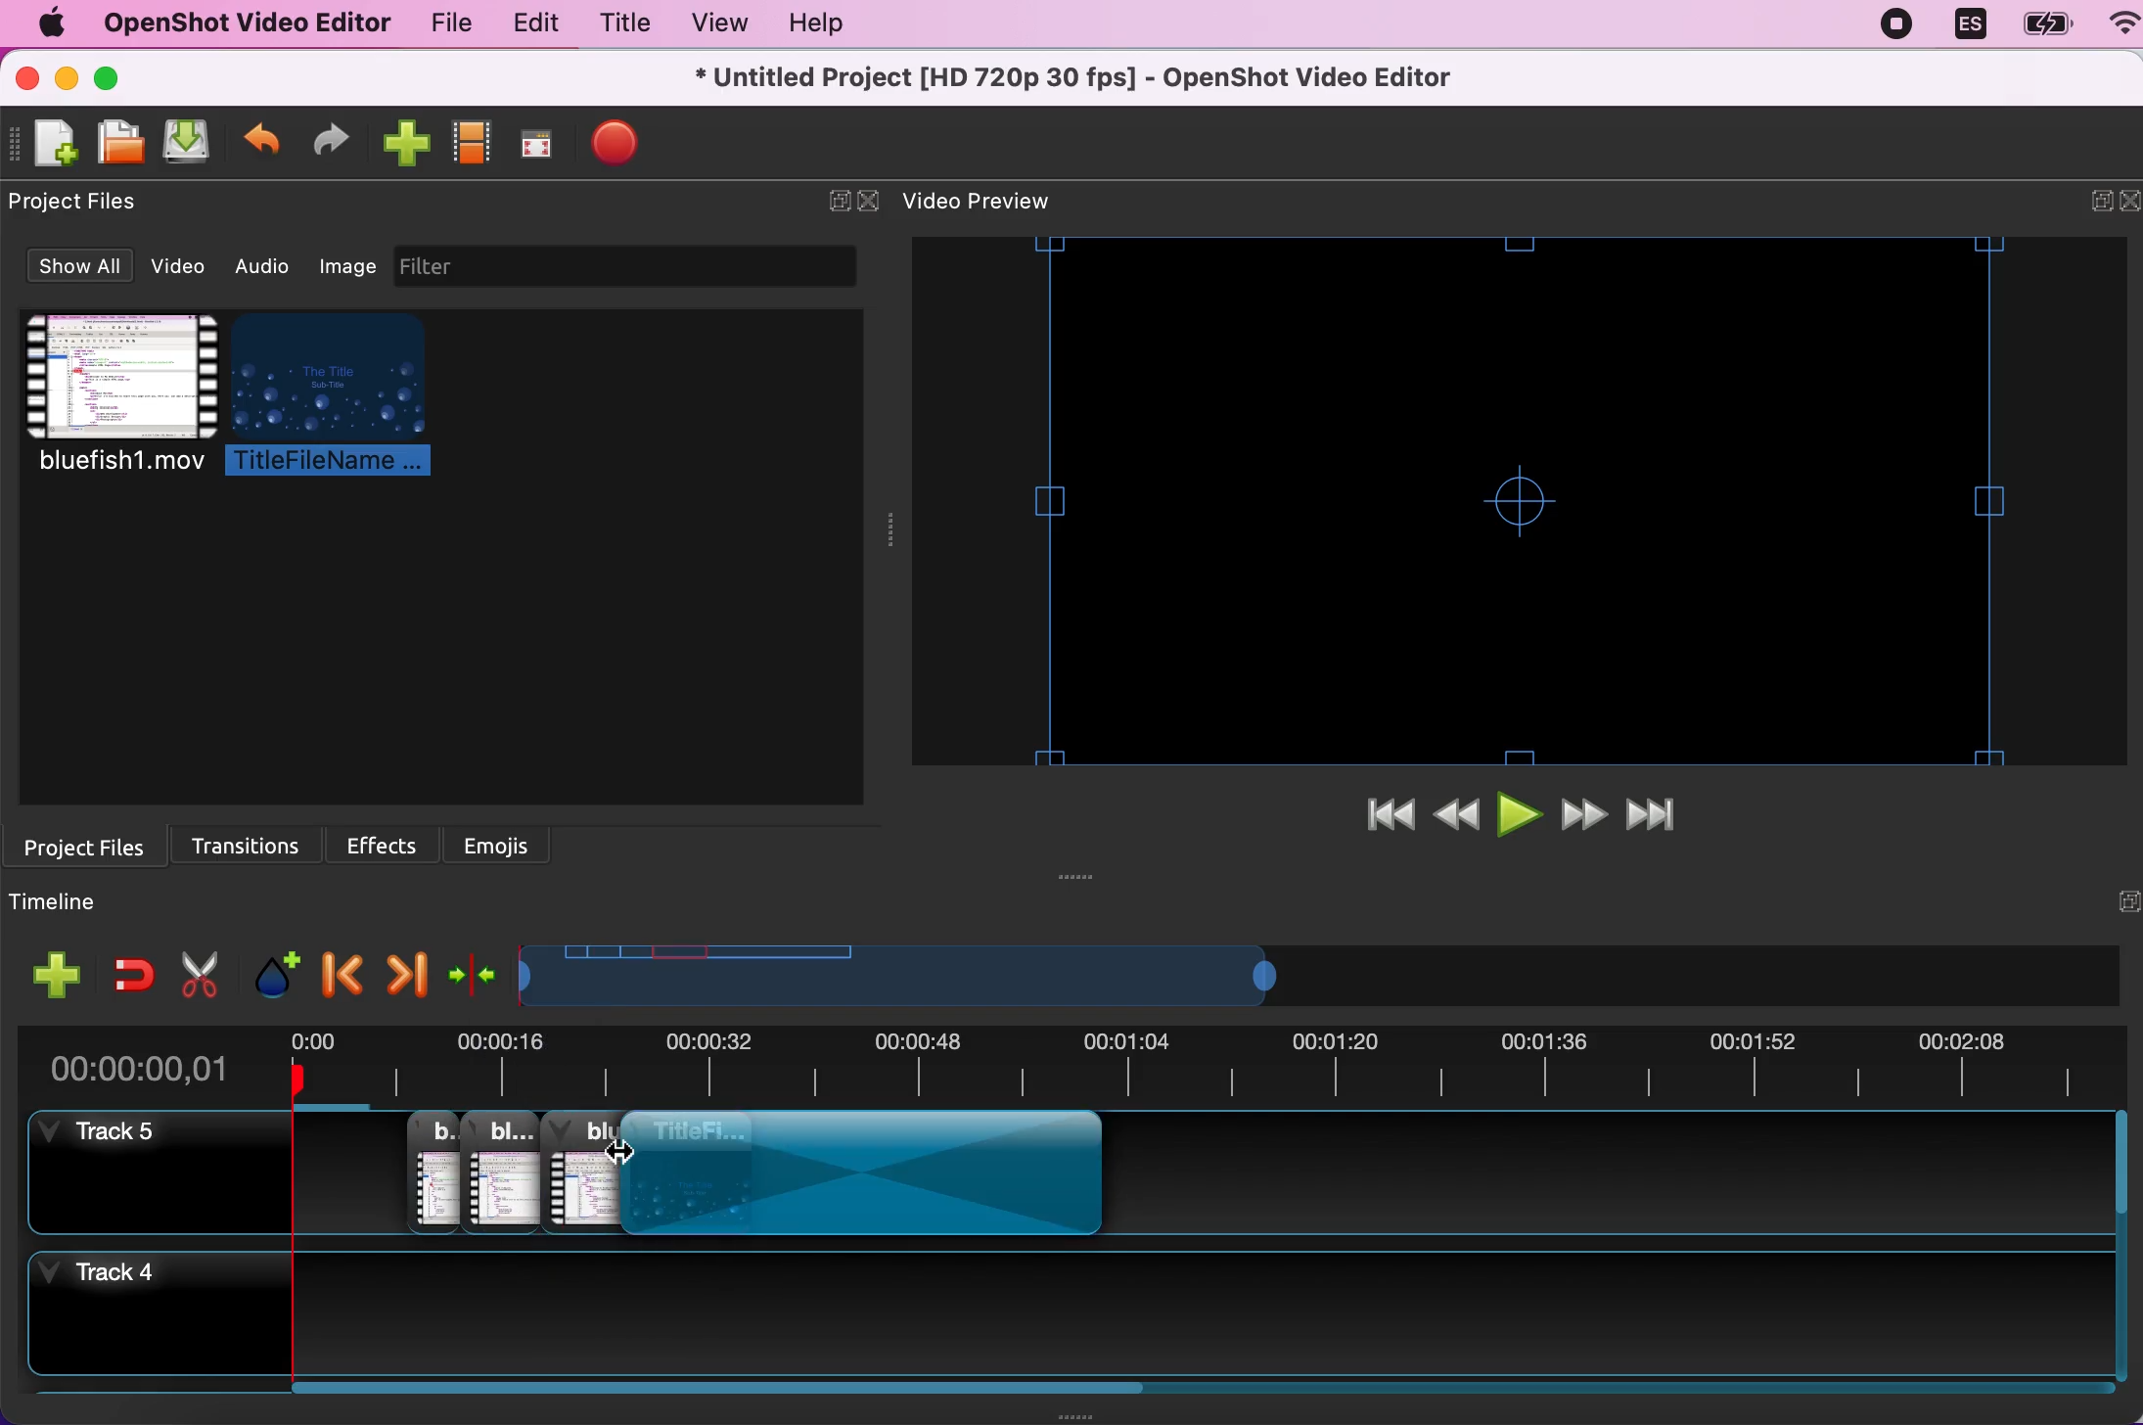  Describe the element at coordinates (620, 26) in the screenshot. I see `title` at that location.